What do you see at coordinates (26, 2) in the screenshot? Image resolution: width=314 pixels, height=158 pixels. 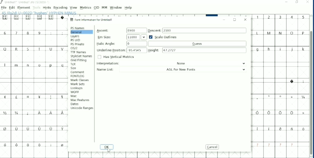 I see `Title ` at bounding box center [26, 2].